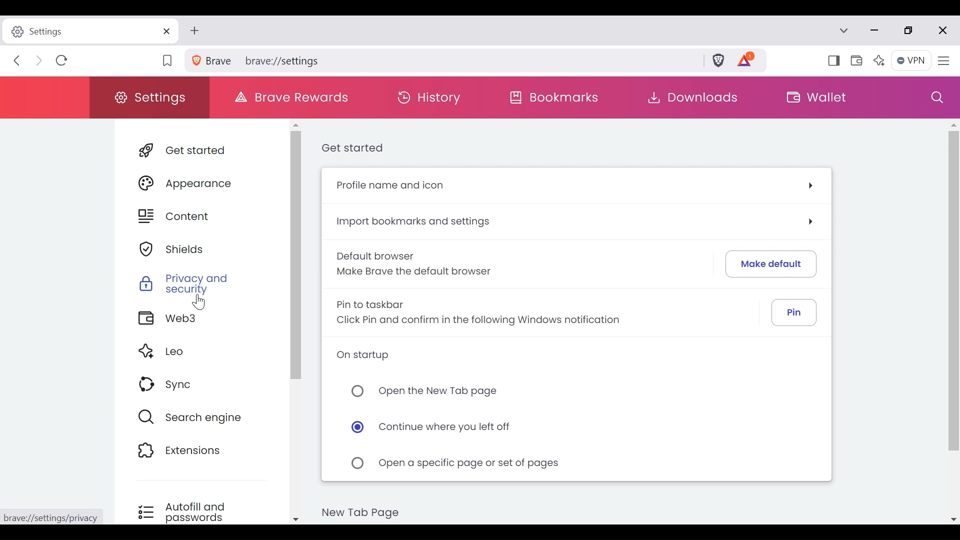  What do you see at coordinates (489, 463) in the screenshot?
I see `Enable/Disable open a specific page or set of pages` at bounding box center [489, 463].